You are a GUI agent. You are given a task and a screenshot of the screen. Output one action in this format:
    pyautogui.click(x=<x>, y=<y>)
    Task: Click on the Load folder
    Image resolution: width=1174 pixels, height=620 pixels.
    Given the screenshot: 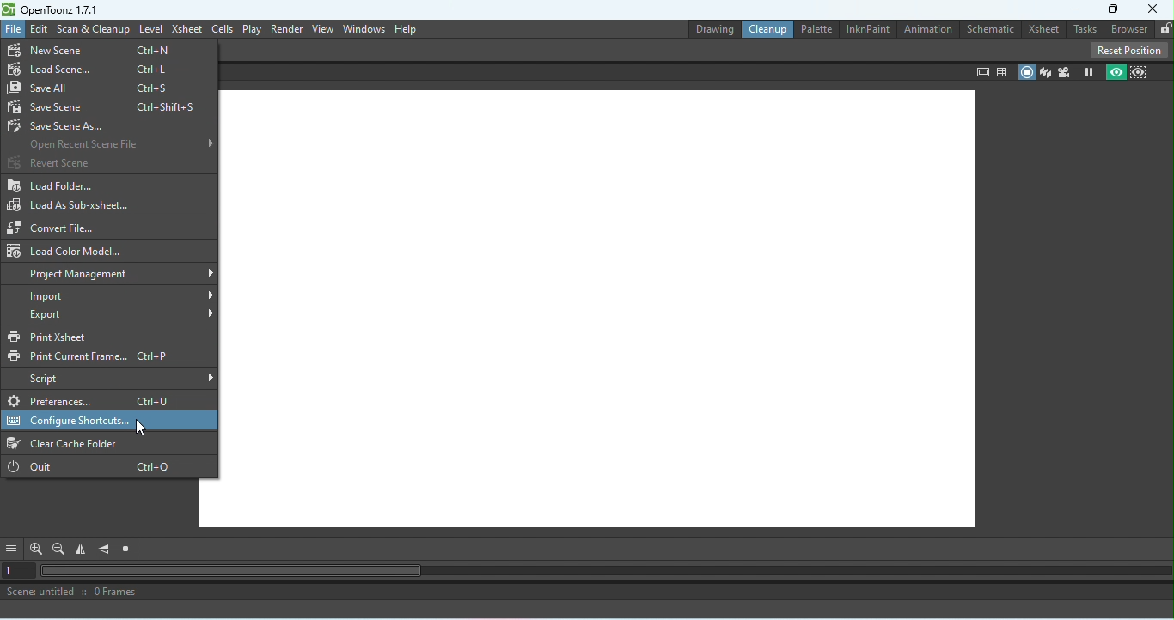 What is the action you would take?
    pyautogui.click(x=57, y=185)
    